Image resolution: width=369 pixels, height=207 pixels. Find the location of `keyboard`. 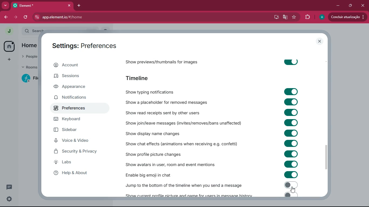

keyboard is located at coordinates (75, 120).